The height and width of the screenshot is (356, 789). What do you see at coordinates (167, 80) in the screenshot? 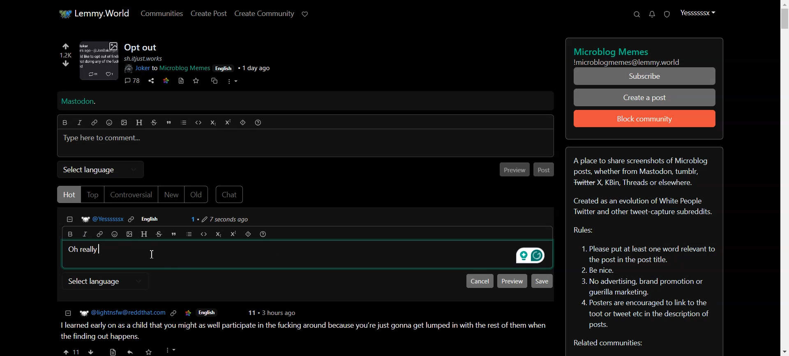
I see `link` at bounding box center [167, 80].